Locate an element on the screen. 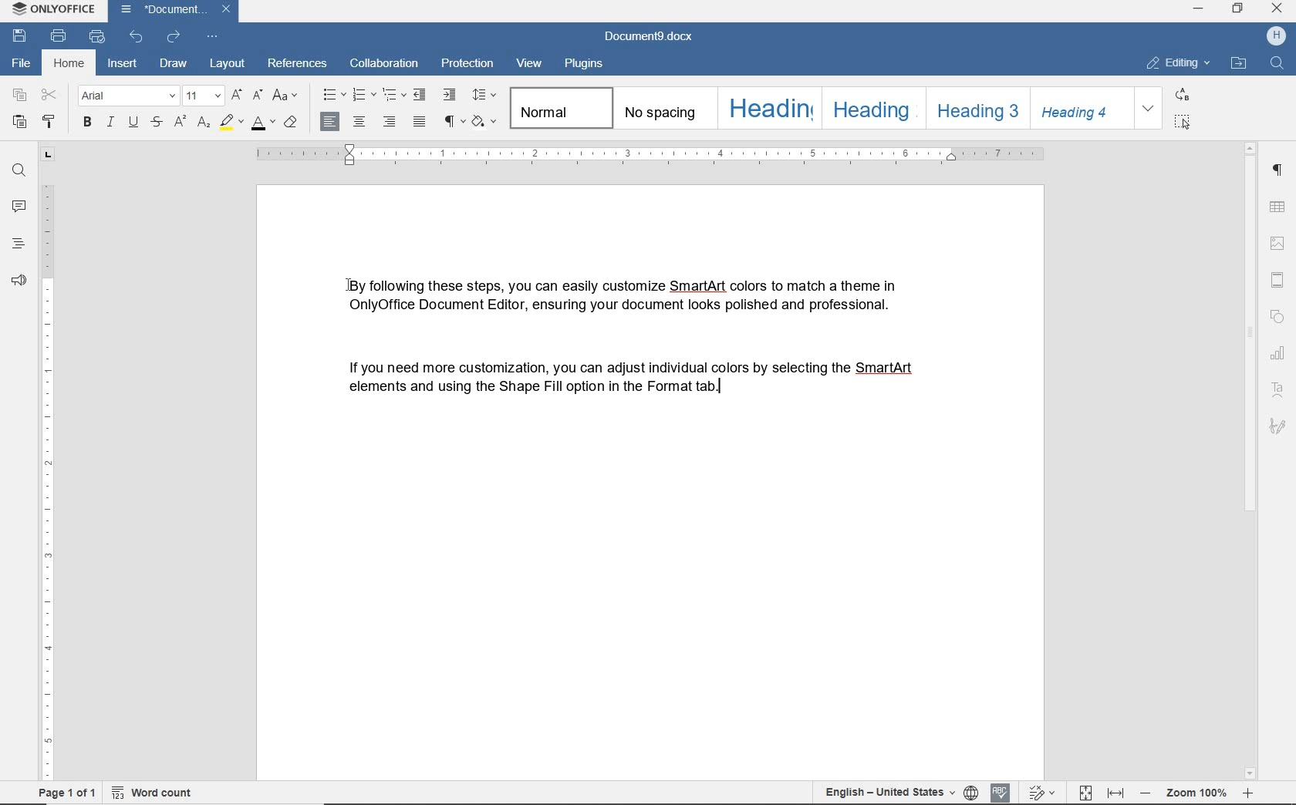  home is located at coordinates (67, 62).